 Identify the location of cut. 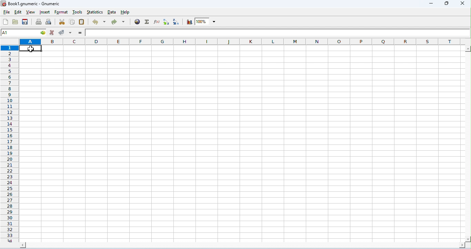
(62, 21).